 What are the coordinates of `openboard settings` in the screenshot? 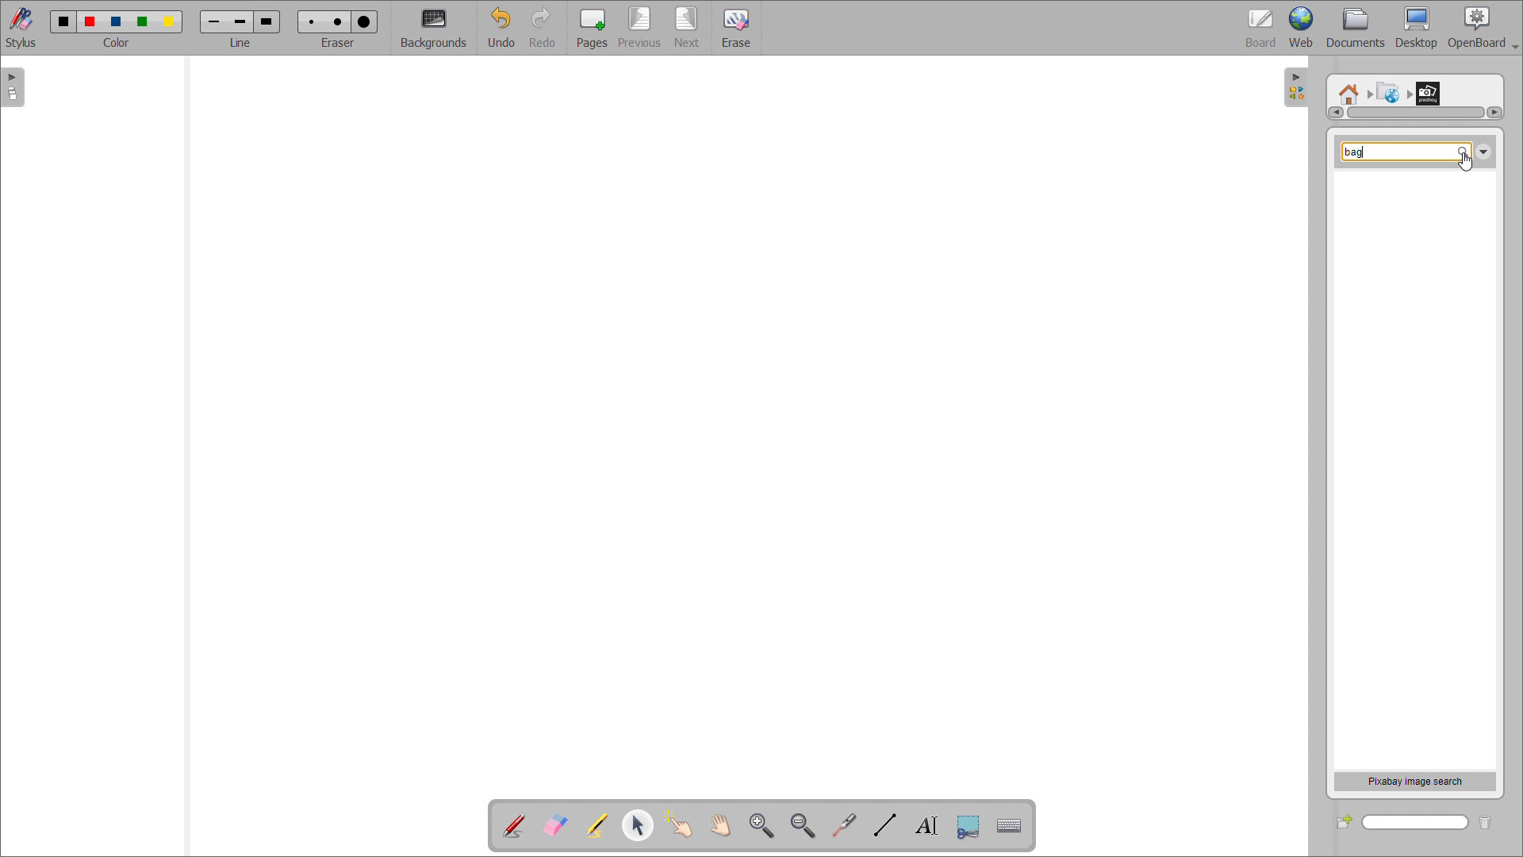 It's located at (1483, 28).